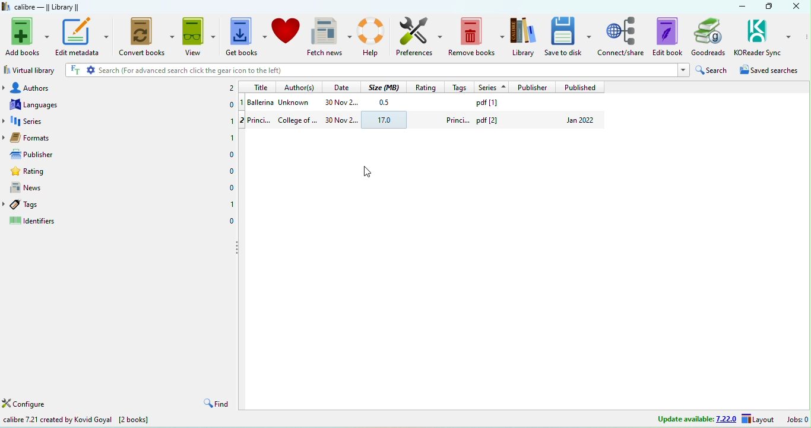 Image resolution: width=811 pixels, height=428 pixels. What do you see at coordinates (461, 87) in the screenshot?
I see `tags` at bounding box center [461, 87].